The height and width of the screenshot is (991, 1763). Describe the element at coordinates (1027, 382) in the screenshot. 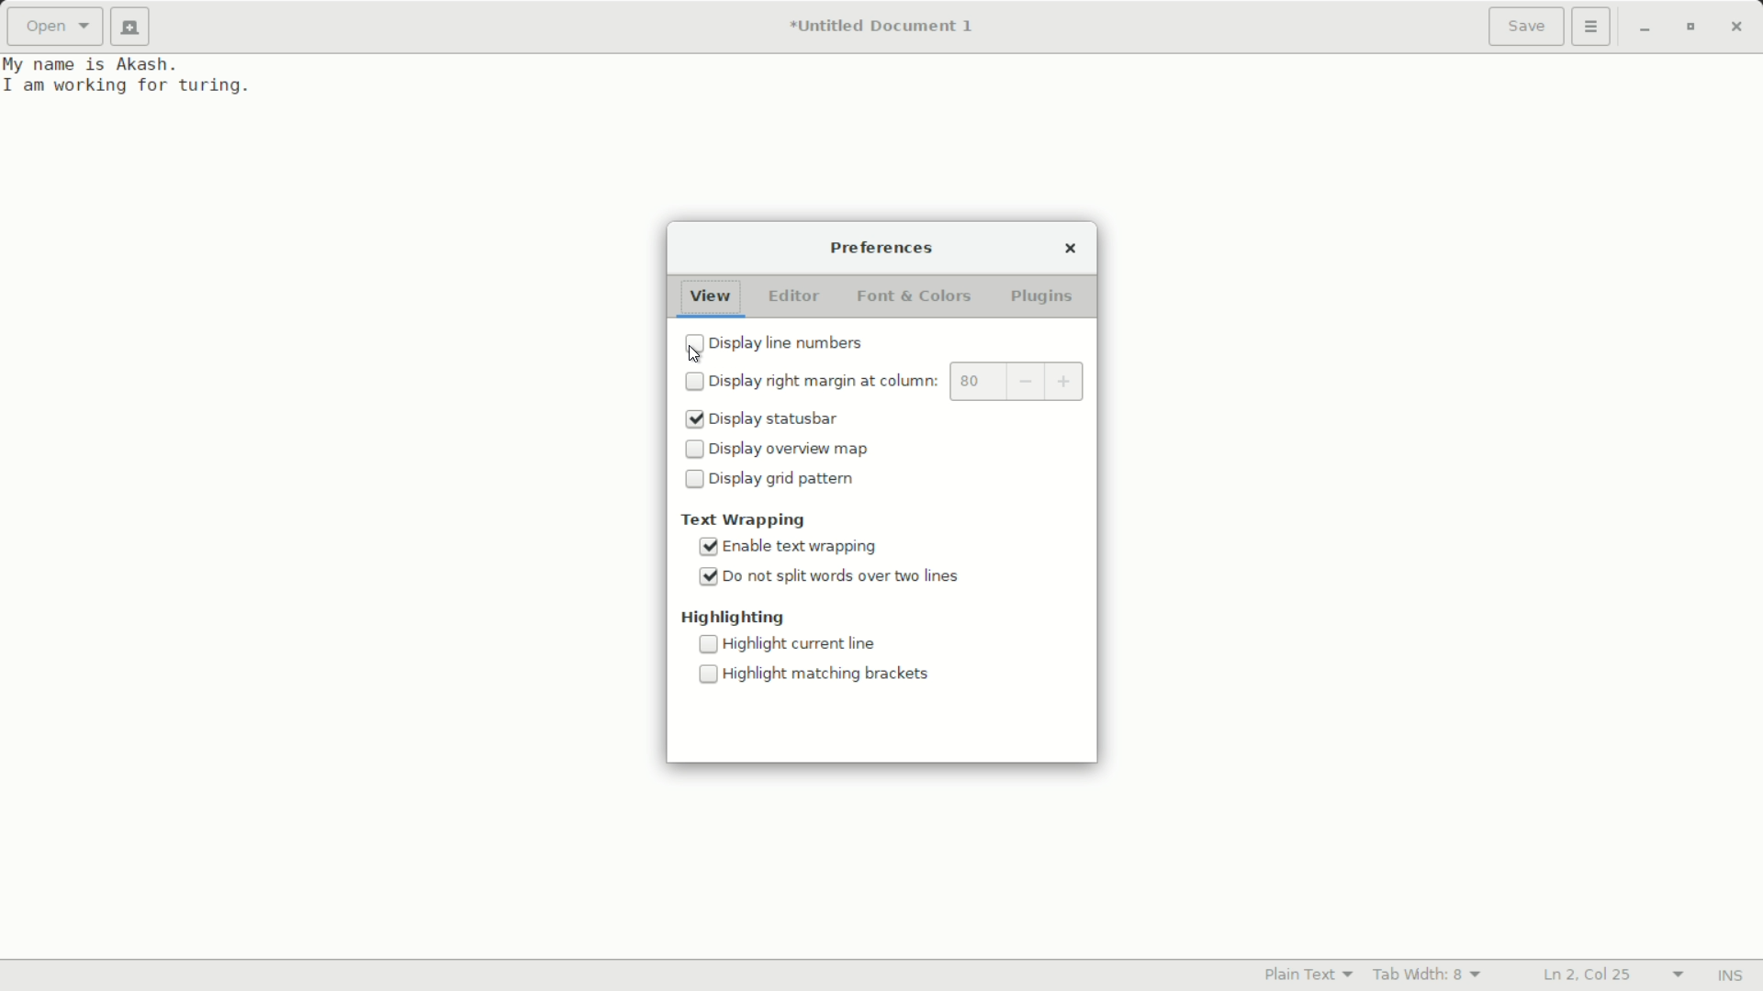

I see `decrease` at that location.